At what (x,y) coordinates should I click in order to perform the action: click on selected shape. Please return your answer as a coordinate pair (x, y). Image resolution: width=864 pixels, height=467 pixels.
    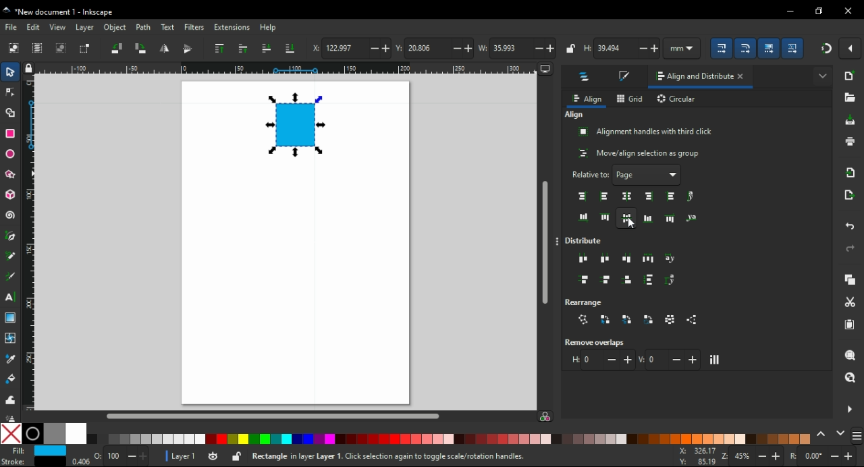
    Looking at the image, I should click on (293, 126).